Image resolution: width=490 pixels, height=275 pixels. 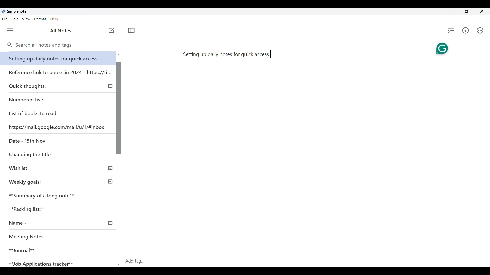 What do you see at coordinates (3, 11) in the screenshot?
I see `Software logo` at bounding box center [3, 11].